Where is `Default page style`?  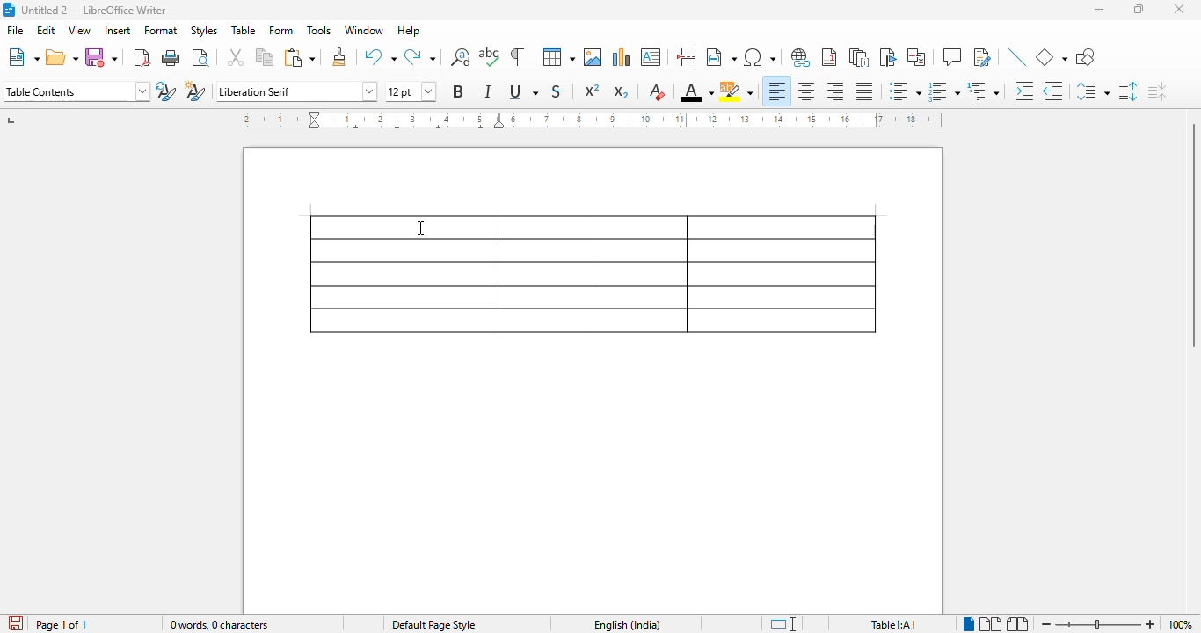
Default page style is located at coordinates (433, 624).